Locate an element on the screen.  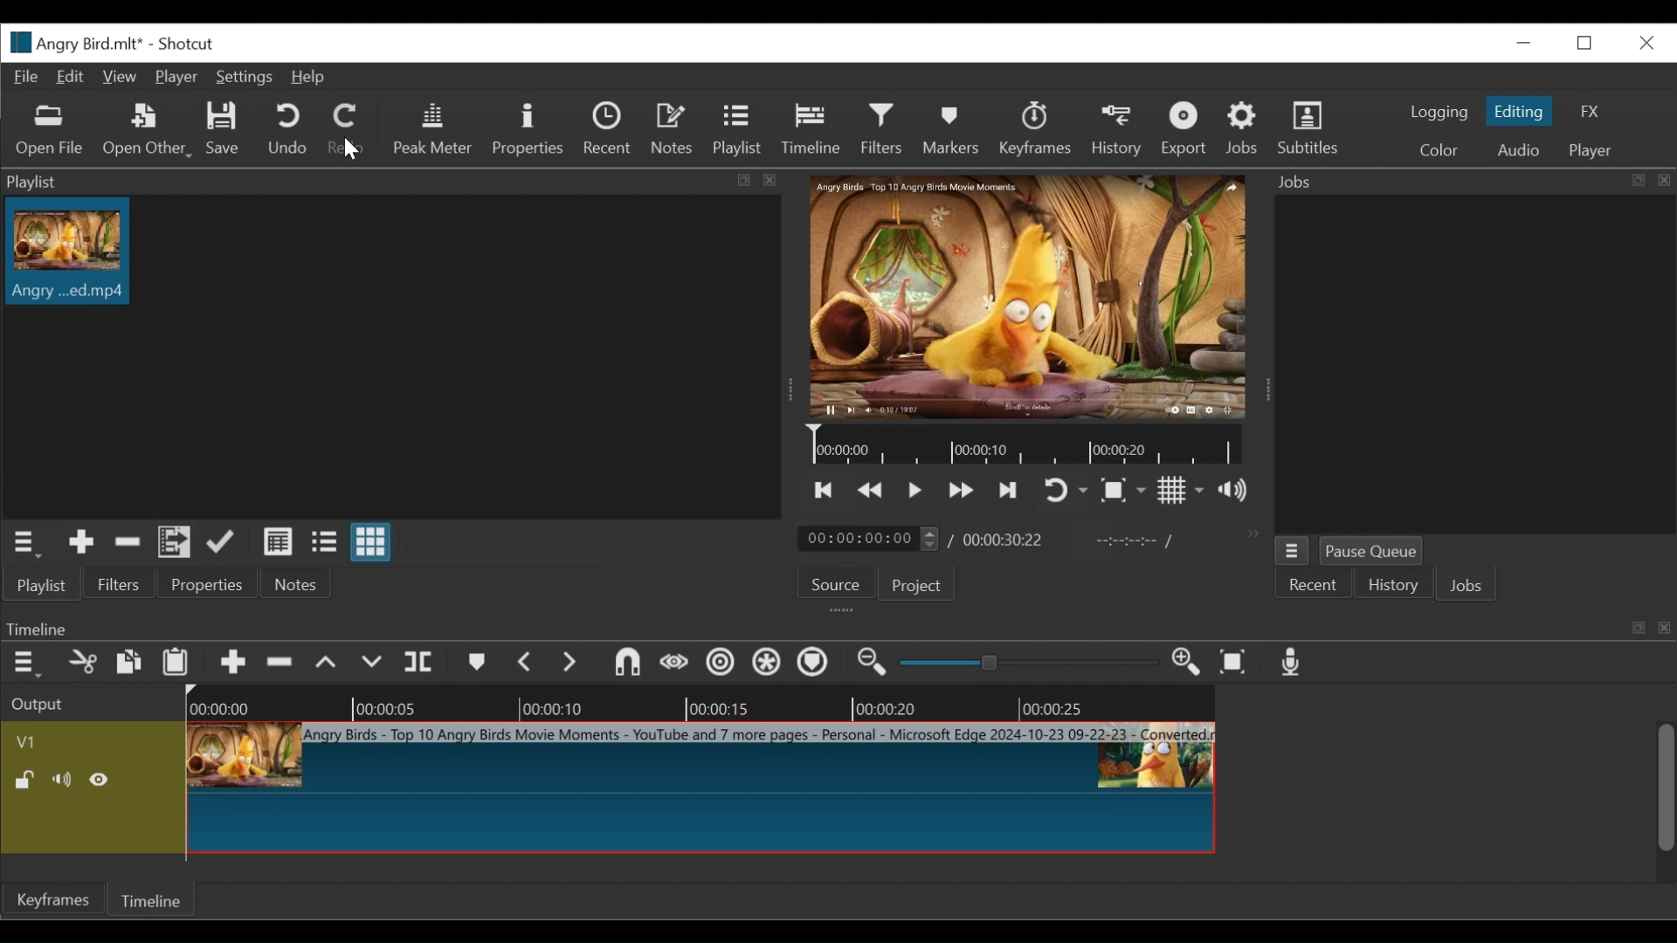
Next marker is located at coordinates (570, 664).